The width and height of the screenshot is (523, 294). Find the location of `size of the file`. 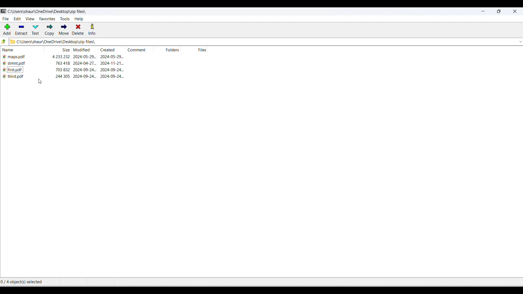

size of the file is located at coordinates (63, 69).